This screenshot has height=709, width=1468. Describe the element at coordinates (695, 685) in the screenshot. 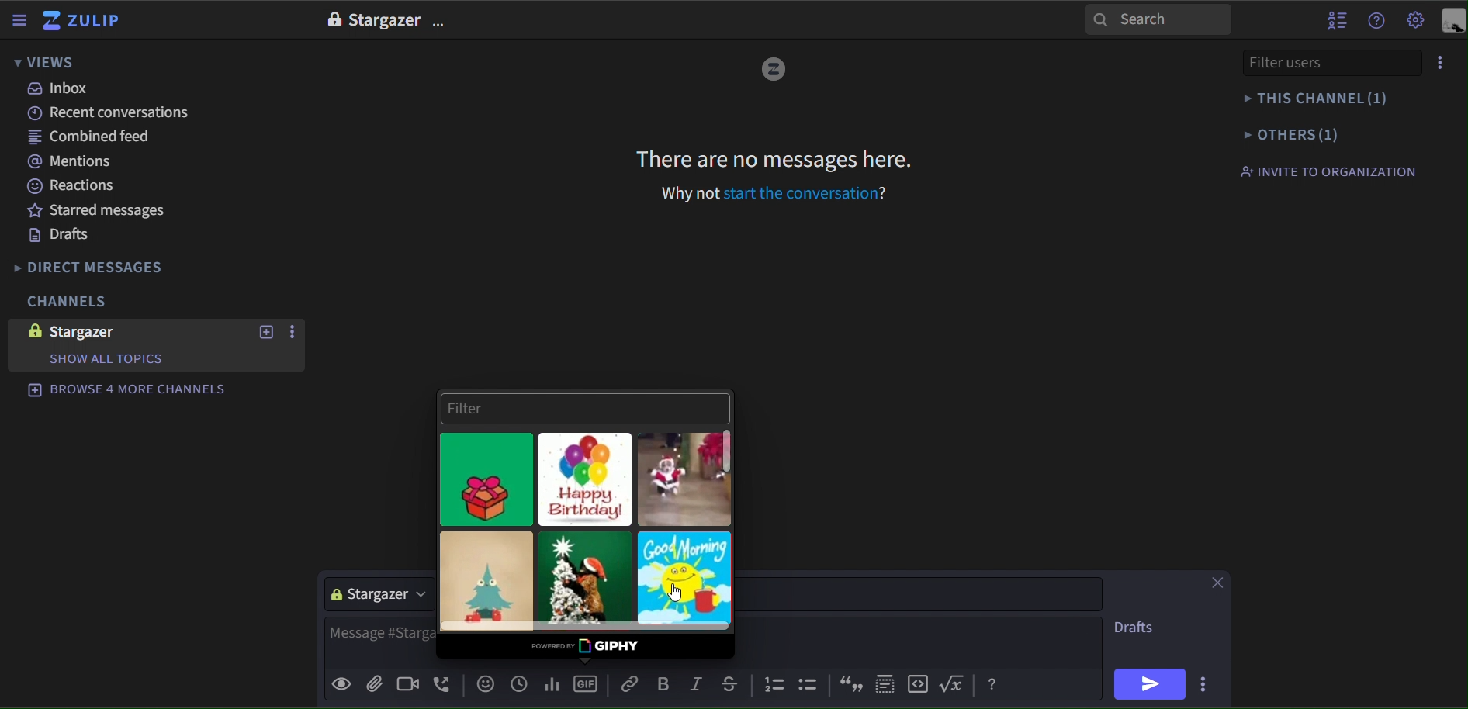

I see `italic` at that location.